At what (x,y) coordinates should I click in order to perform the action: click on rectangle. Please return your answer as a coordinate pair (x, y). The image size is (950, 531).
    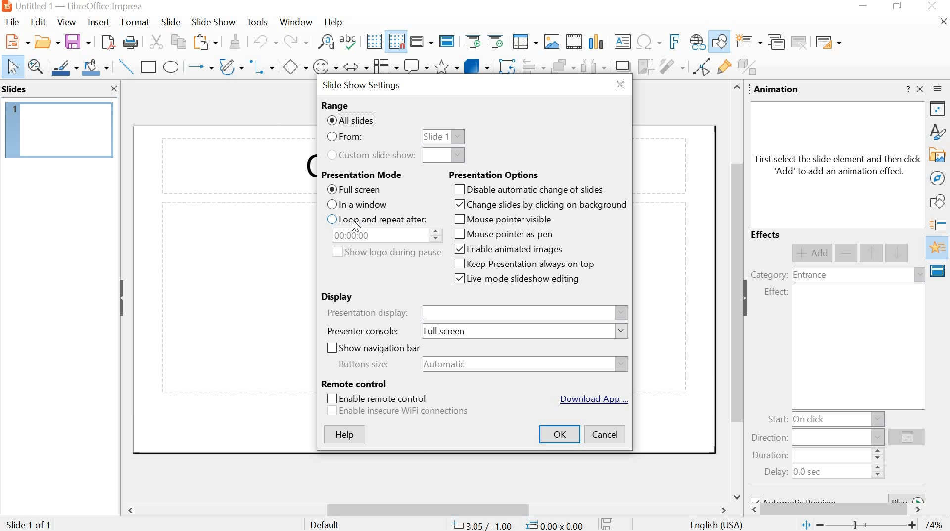
    Looking at the image, I should click on (149, 67).